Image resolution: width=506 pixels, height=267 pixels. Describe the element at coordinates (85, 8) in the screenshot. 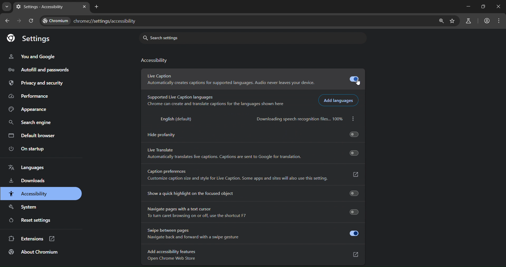

I see `close tab` at that location.